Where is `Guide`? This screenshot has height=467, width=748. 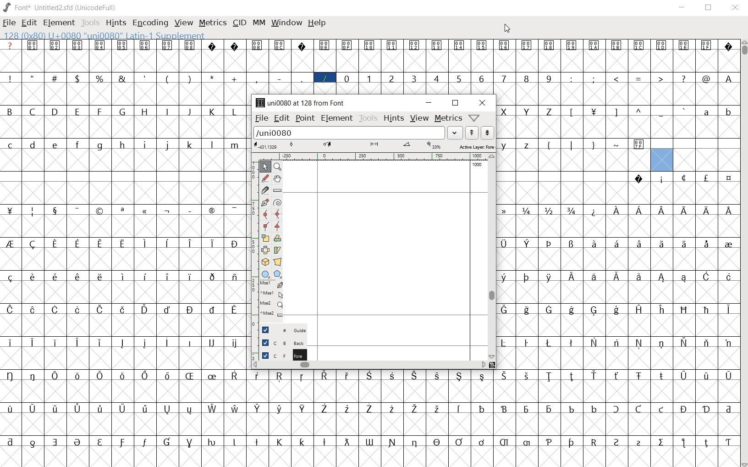
Guide is located at coordinates (280, 329).